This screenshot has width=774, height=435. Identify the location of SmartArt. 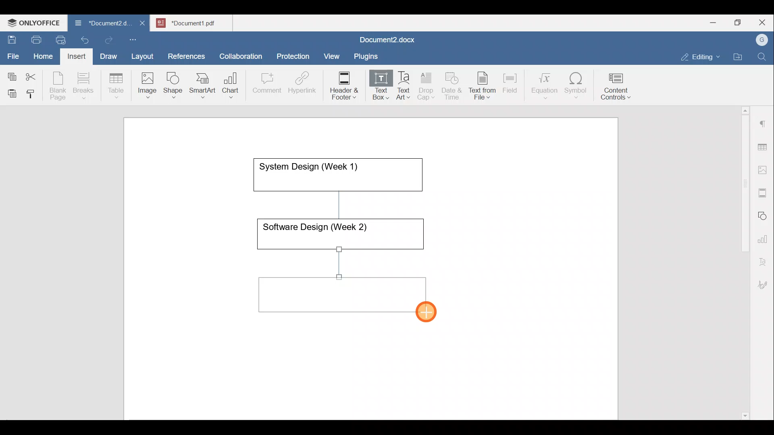
(201, 84).